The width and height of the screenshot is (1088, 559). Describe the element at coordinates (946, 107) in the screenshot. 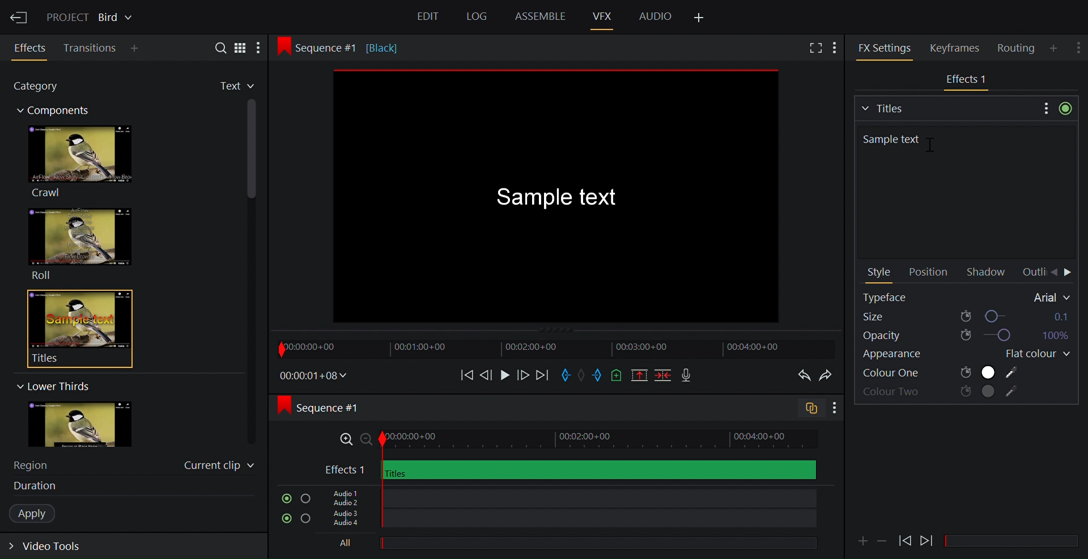

I see `Titles` at that location.